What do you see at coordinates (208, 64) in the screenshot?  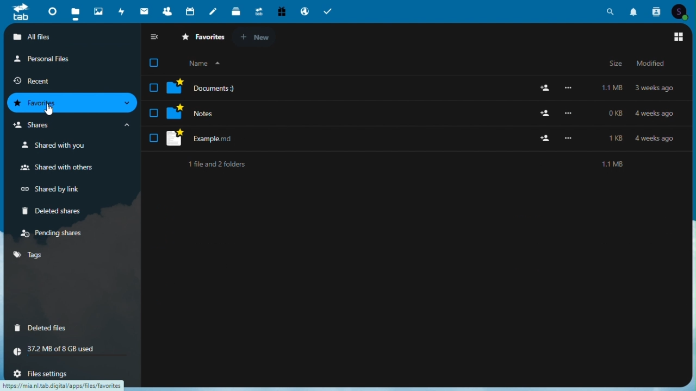 I see `Organise by name` at bounding box center [208, 64].